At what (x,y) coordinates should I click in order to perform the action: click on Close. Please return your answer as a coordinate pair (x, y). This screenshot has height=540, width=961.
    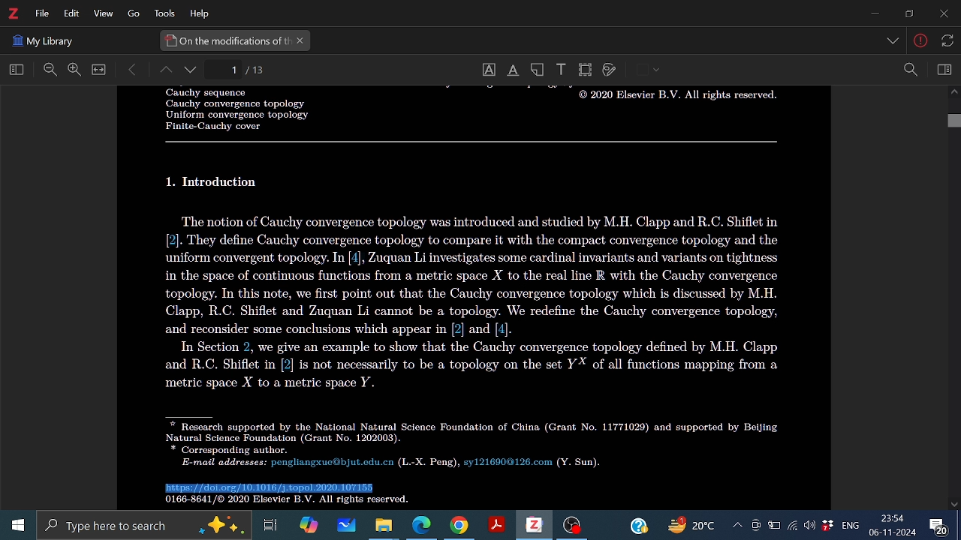
    Looking at the image, I should click on (942, 15).